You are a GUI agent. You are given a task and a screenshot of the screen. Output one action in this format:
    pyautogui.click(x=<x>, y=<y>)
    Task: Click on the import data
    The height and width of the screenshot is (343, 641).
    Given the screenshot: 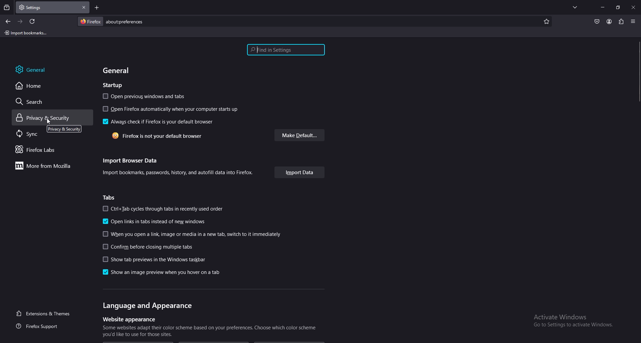 What is the action you would take?
    pyautogui.click(x=299, y=173)
    